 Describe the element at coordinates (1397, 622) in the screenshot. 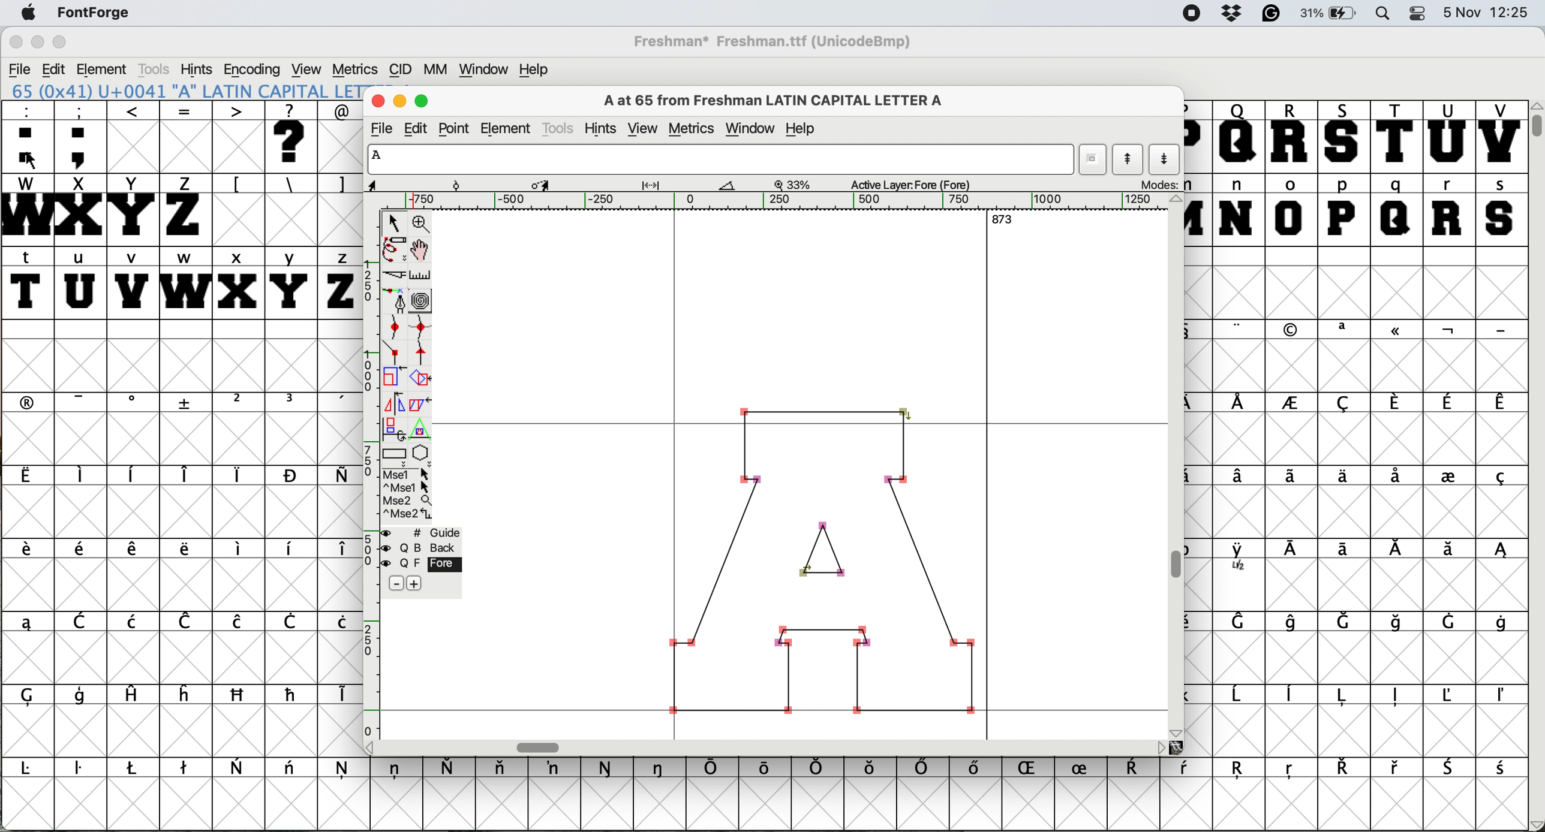

I see `symbol` at that location.